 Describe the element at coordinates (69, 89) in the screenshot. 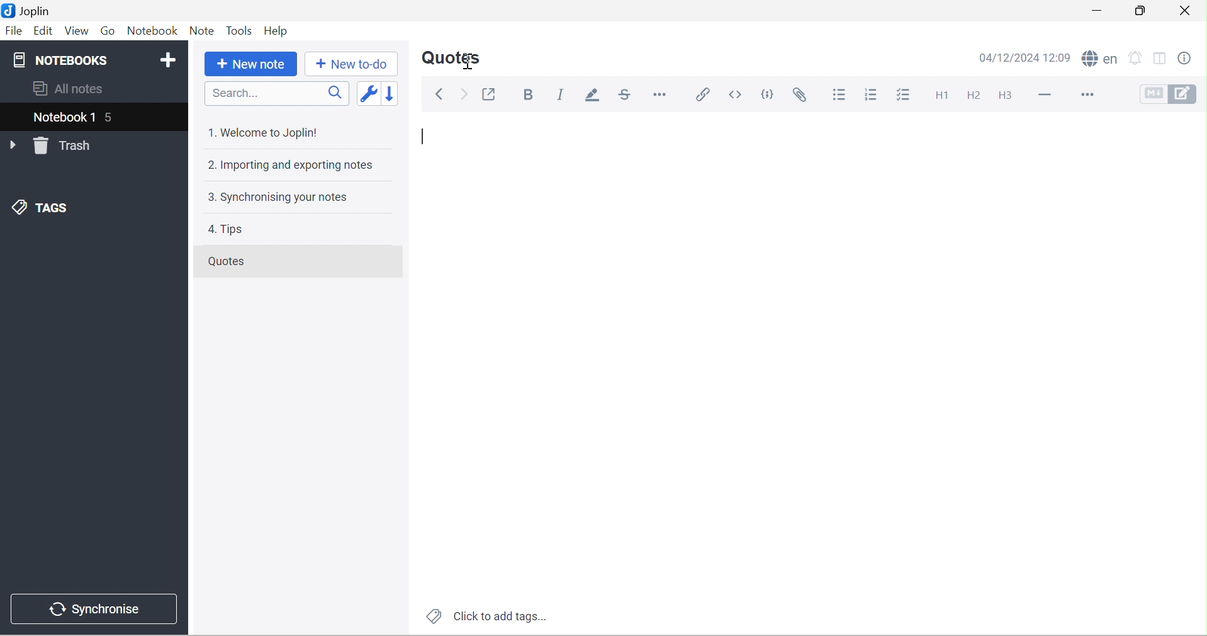

I see `All notes` at that location.